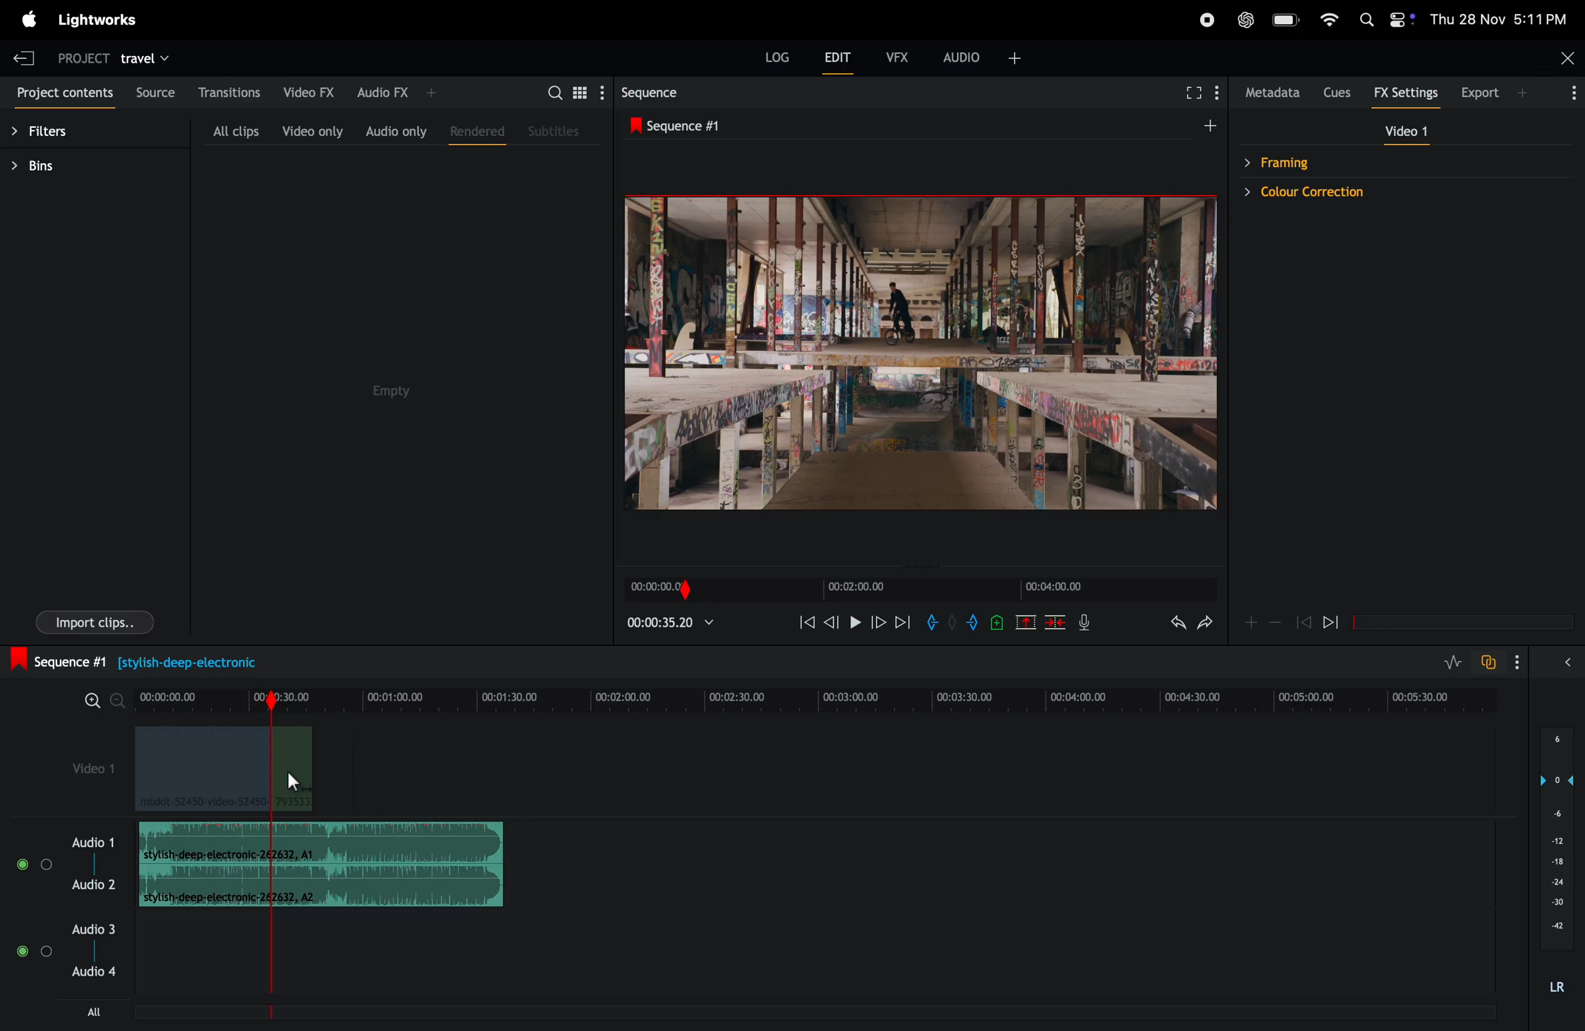 Image resolution: width=1585 pixels, height=1031 pixels. I want to click on transitions, so click(232, 93).